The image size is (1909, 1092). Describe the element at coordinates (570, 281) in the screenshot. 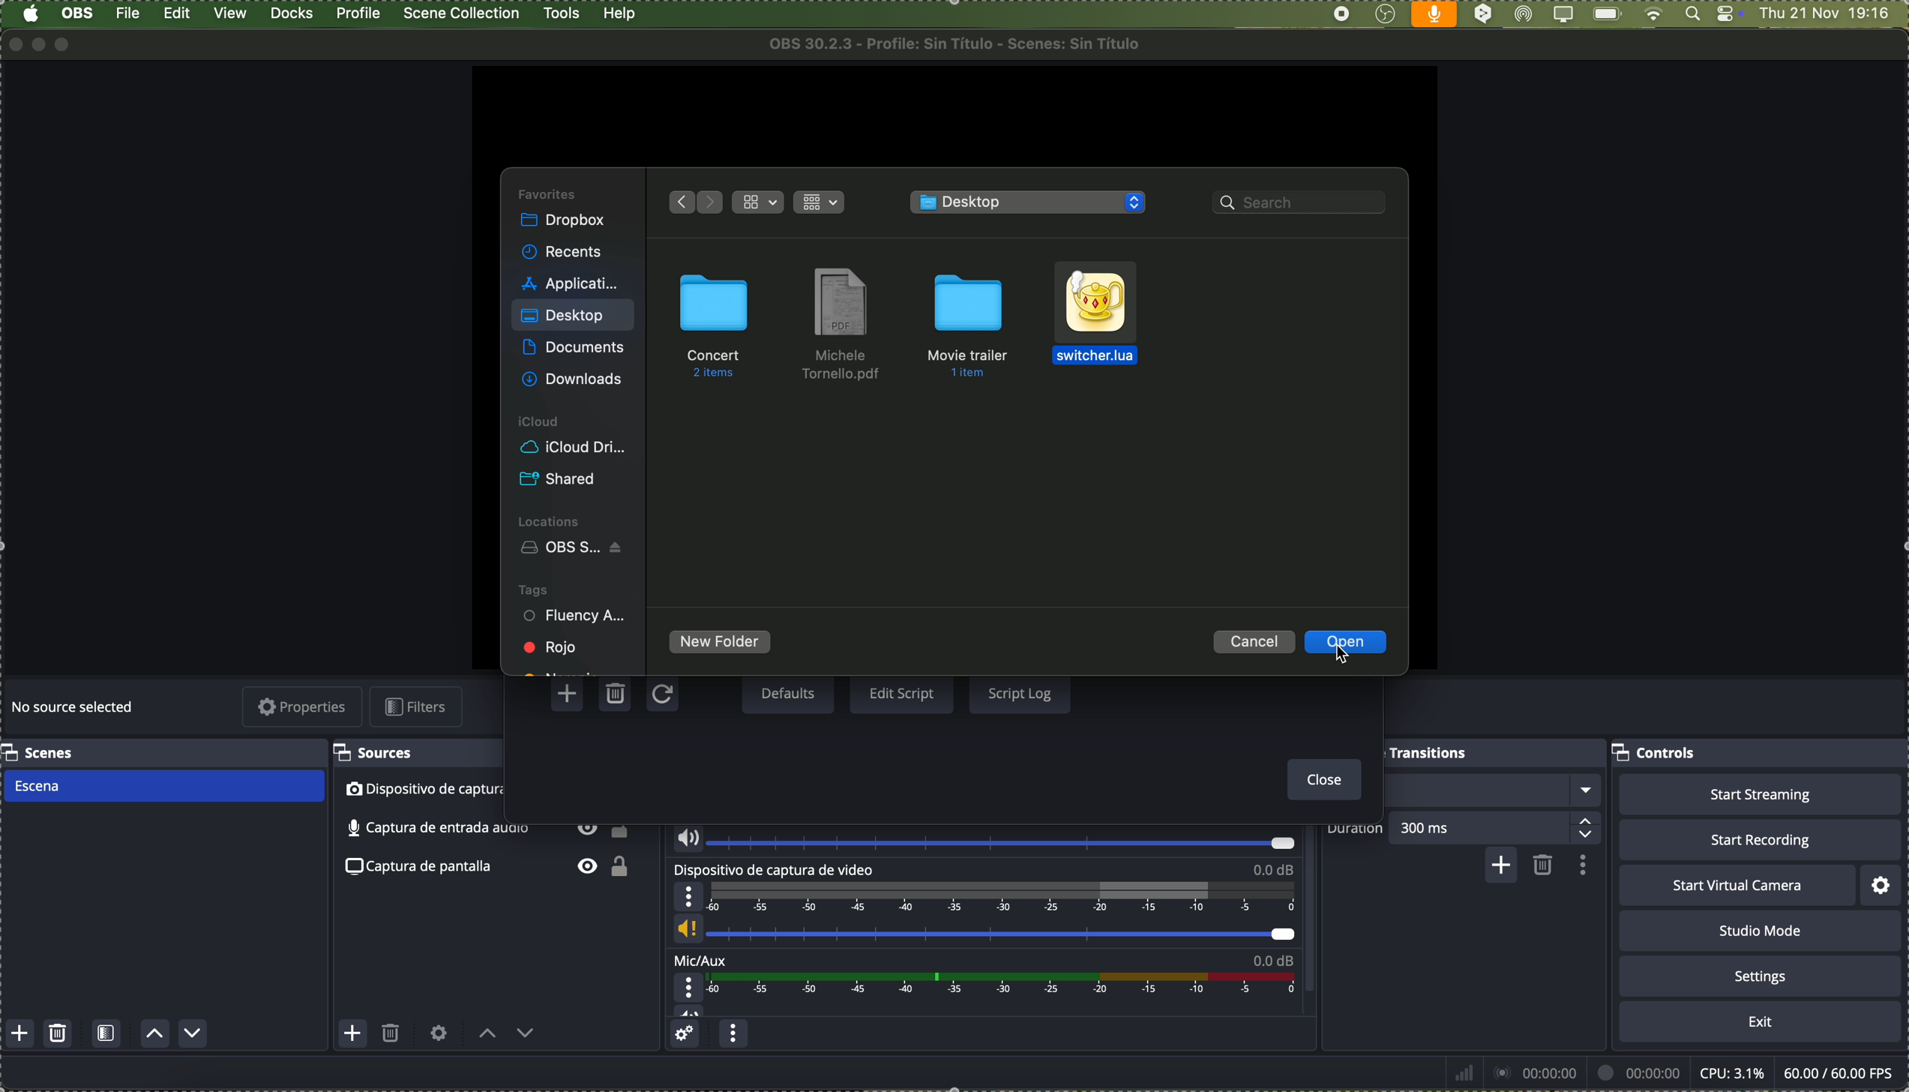

I see `applications` at that location.